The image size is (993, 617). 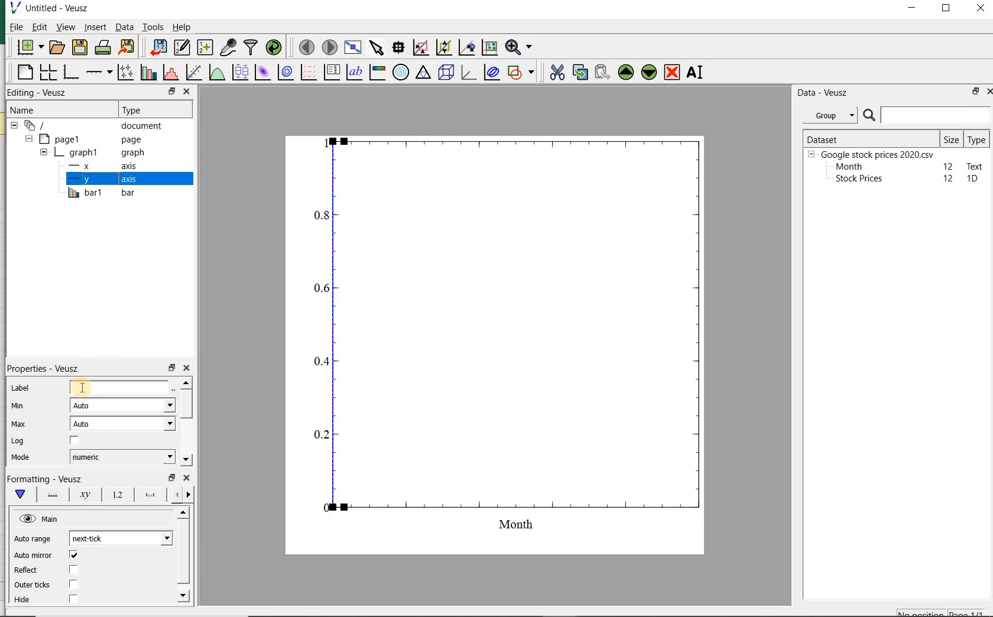 What do you see at coordinates (503, 342) in the screenshot?
I see `graph` at bounding box center [503, 342].